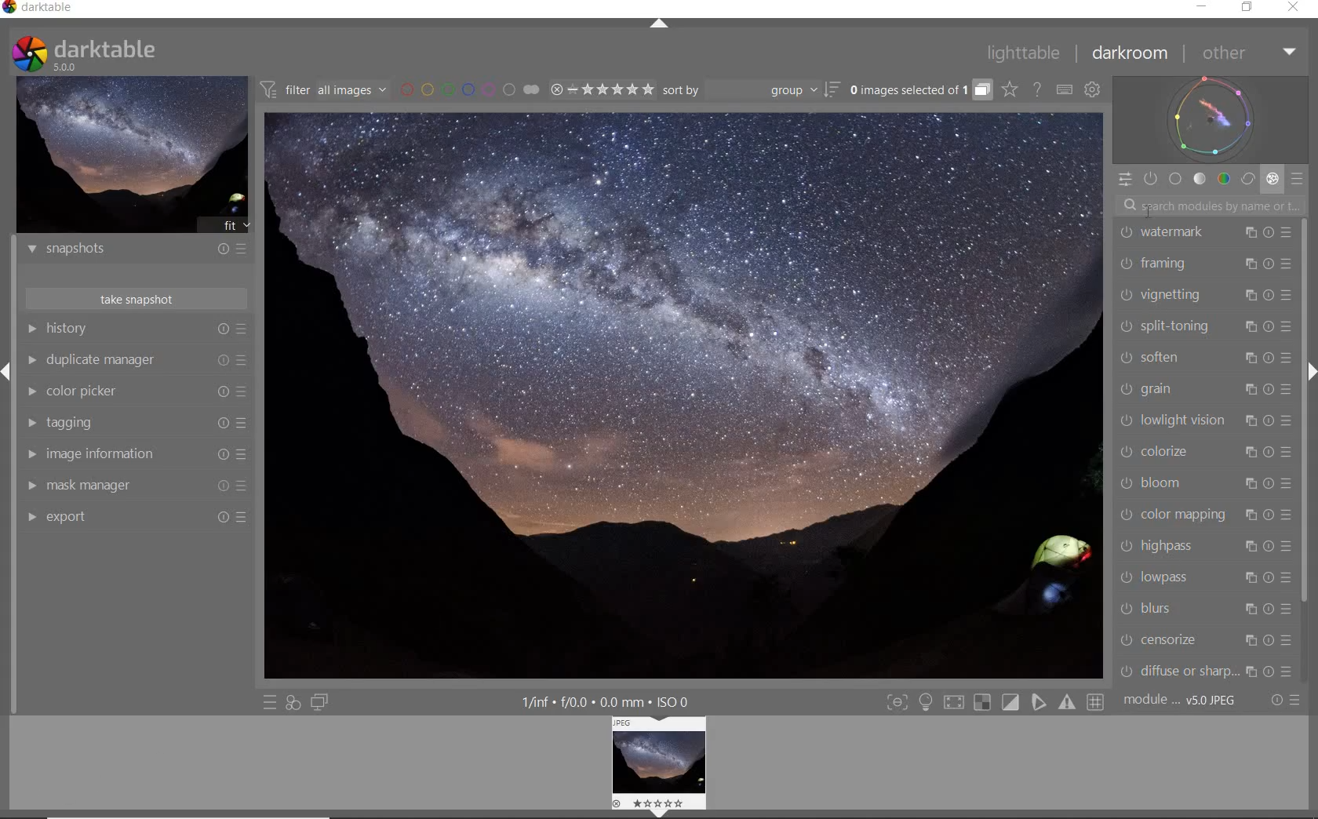 This screenshot has height=819, width=1318. What do you see at coordinates (1270, 419) in the screenshot?
I see `reset parameters` at bounding box center [1270, 419].